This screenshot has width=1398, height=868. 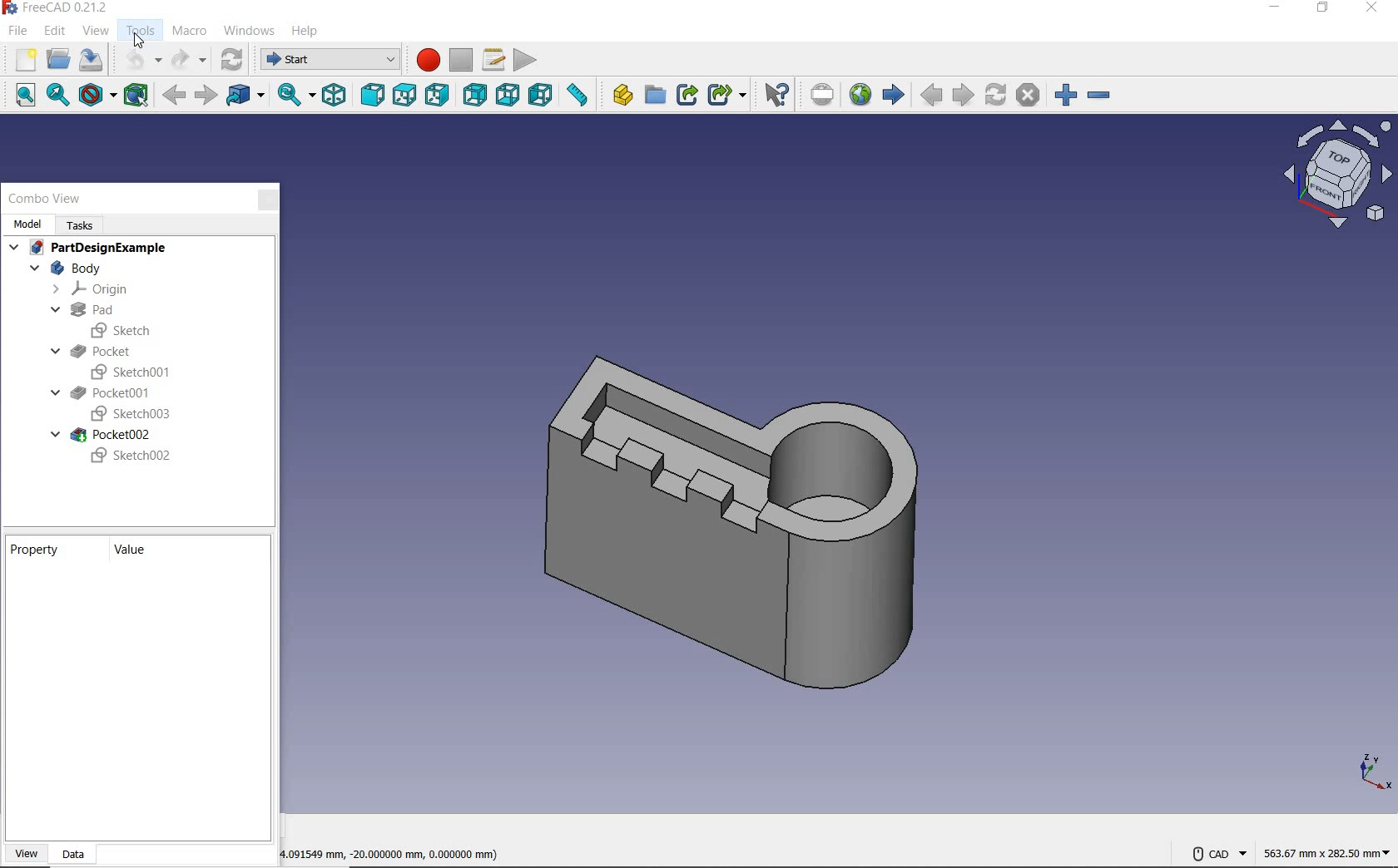 I want to click on Open, so click(x=57, y=60).